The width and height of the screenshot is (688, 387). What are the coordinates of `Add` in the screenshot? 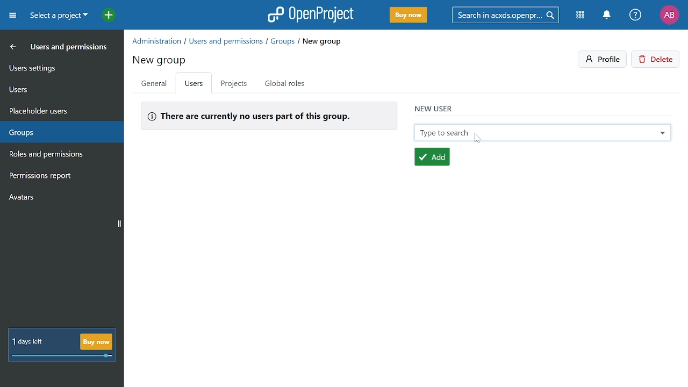 It's located at (433, 156).